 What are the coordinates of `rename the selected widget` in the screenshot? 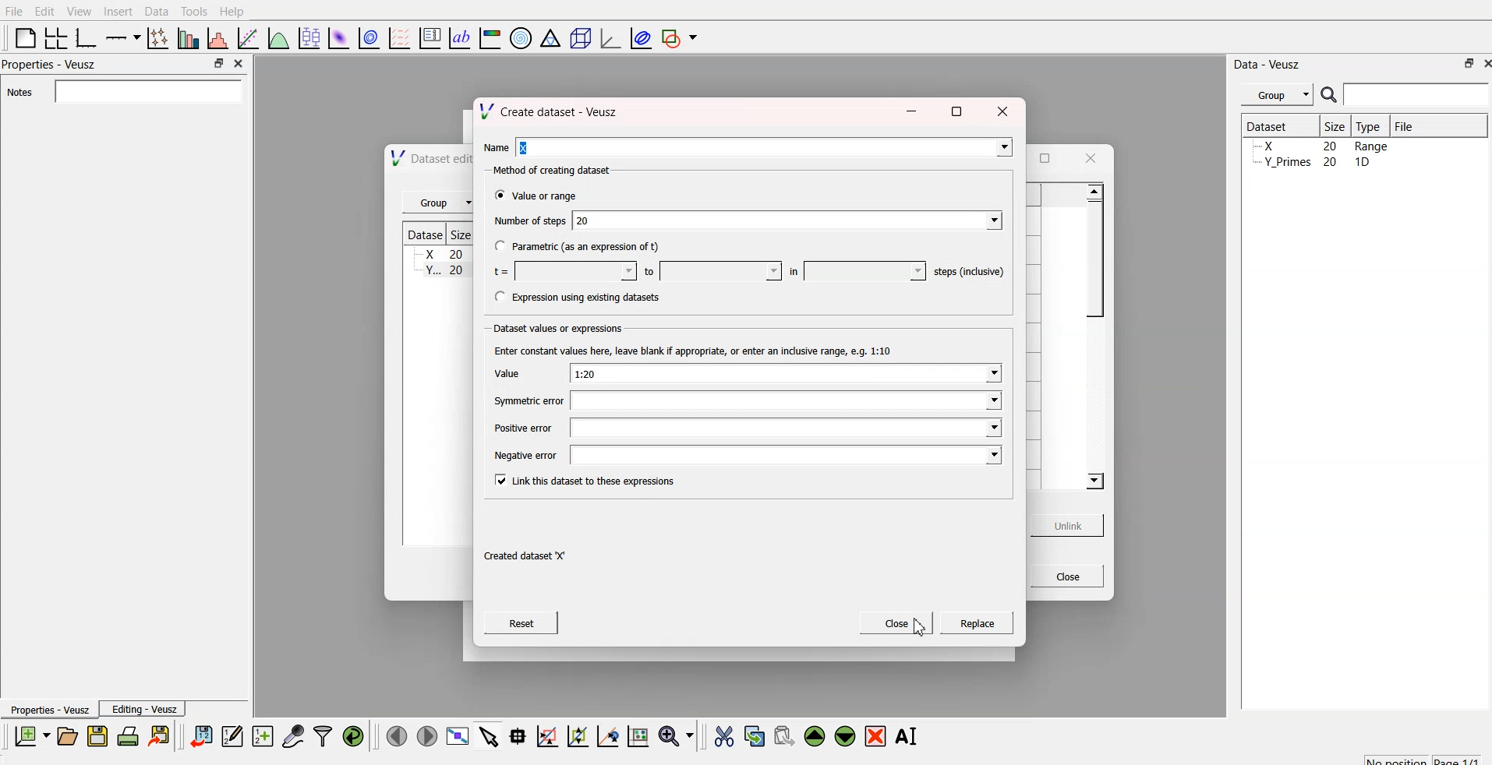 It's located at (910, 734).